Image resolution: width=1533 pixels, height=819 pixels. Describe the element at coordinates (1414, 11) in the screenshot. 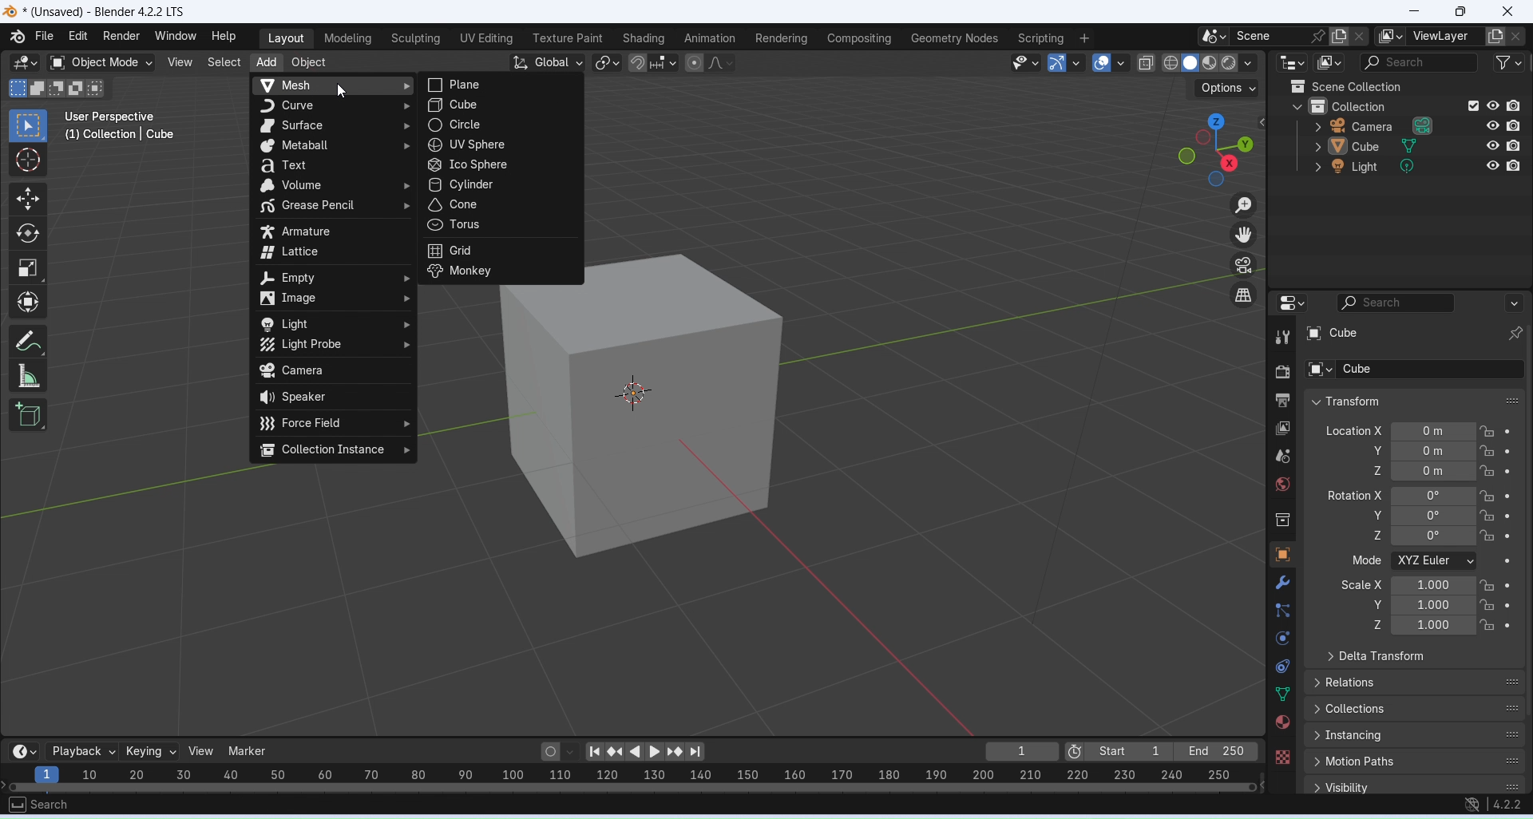

I see `Minimize` at that location.